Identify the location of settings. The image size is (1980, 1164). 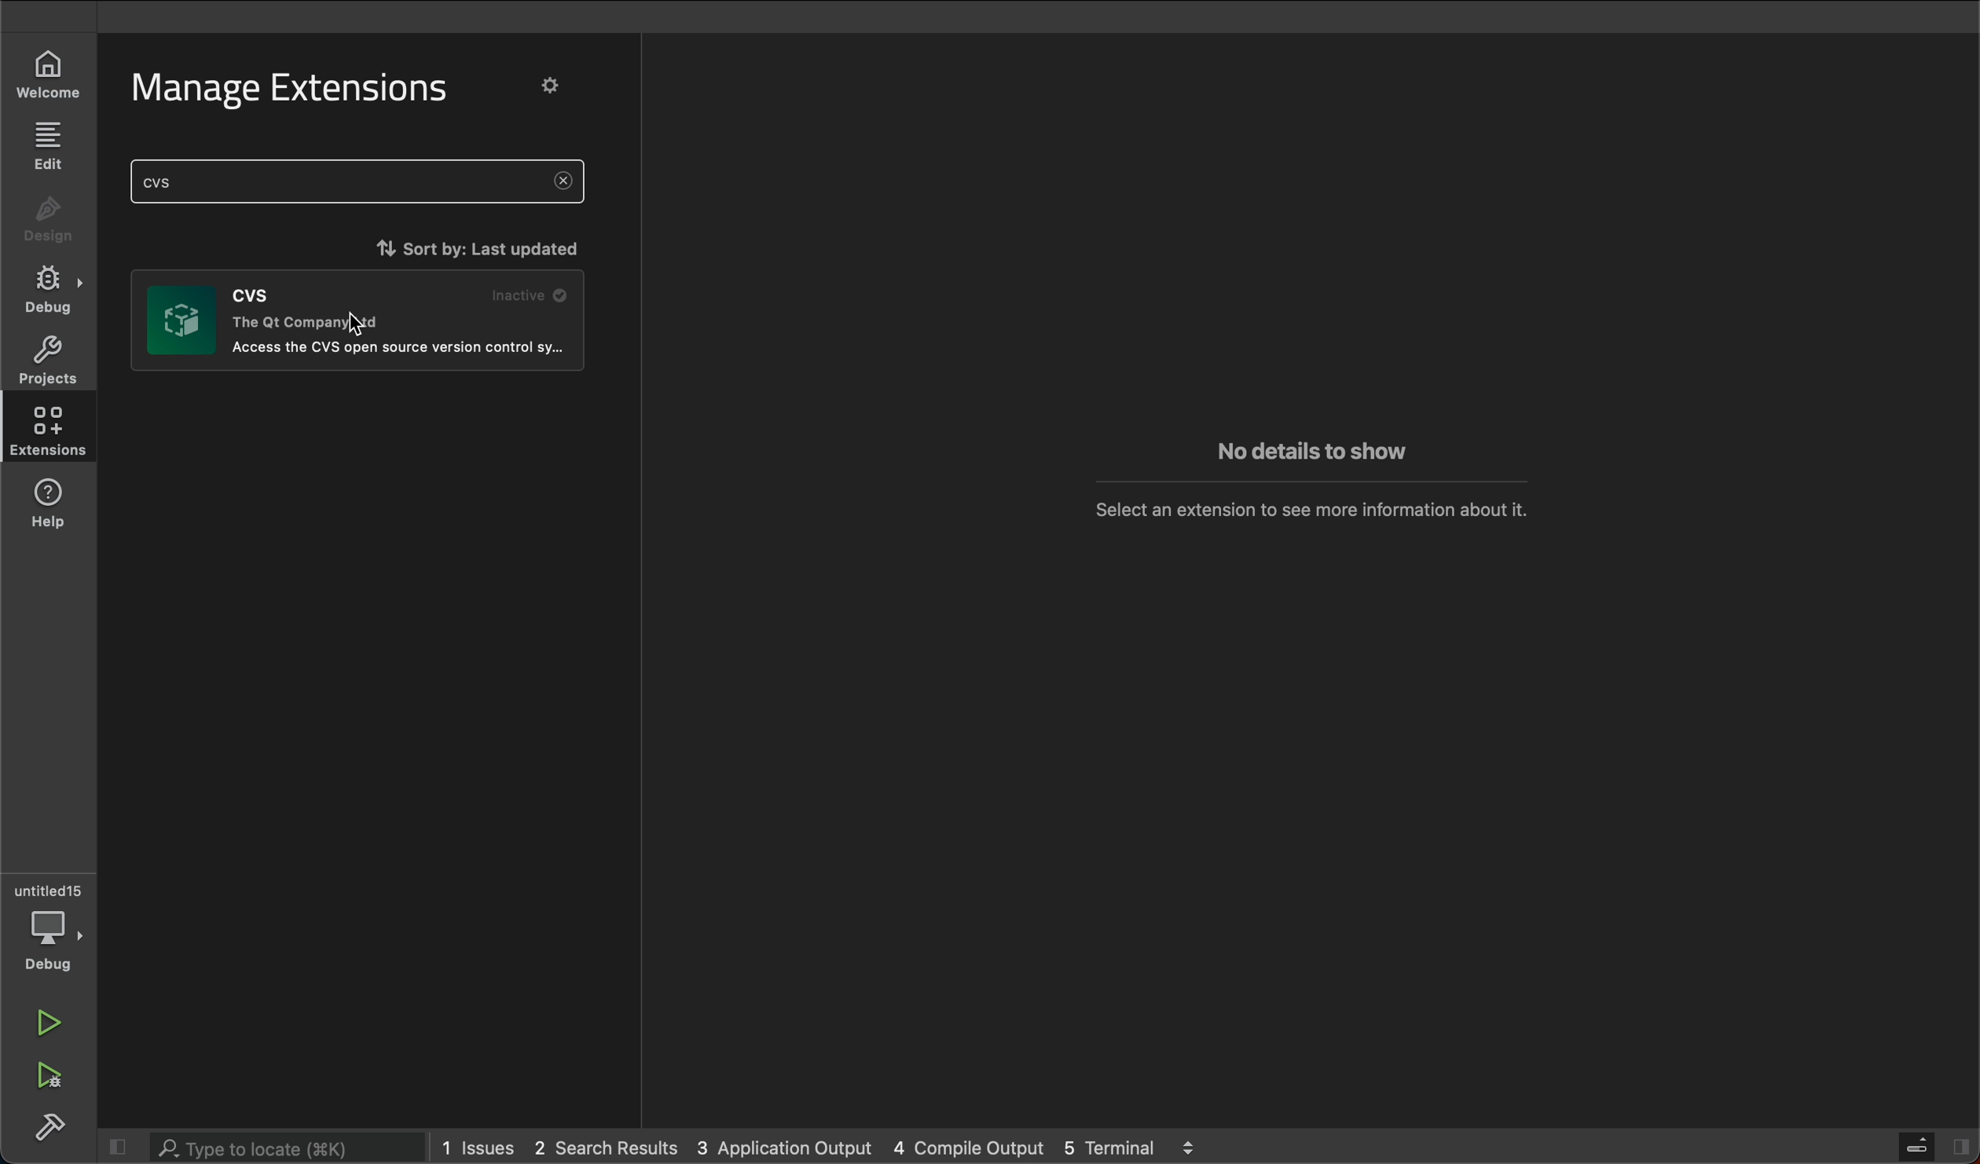
(552, 85).